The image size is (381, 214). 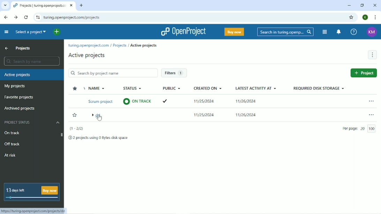 I want to click on Minimize, so click(x=349, y=5).